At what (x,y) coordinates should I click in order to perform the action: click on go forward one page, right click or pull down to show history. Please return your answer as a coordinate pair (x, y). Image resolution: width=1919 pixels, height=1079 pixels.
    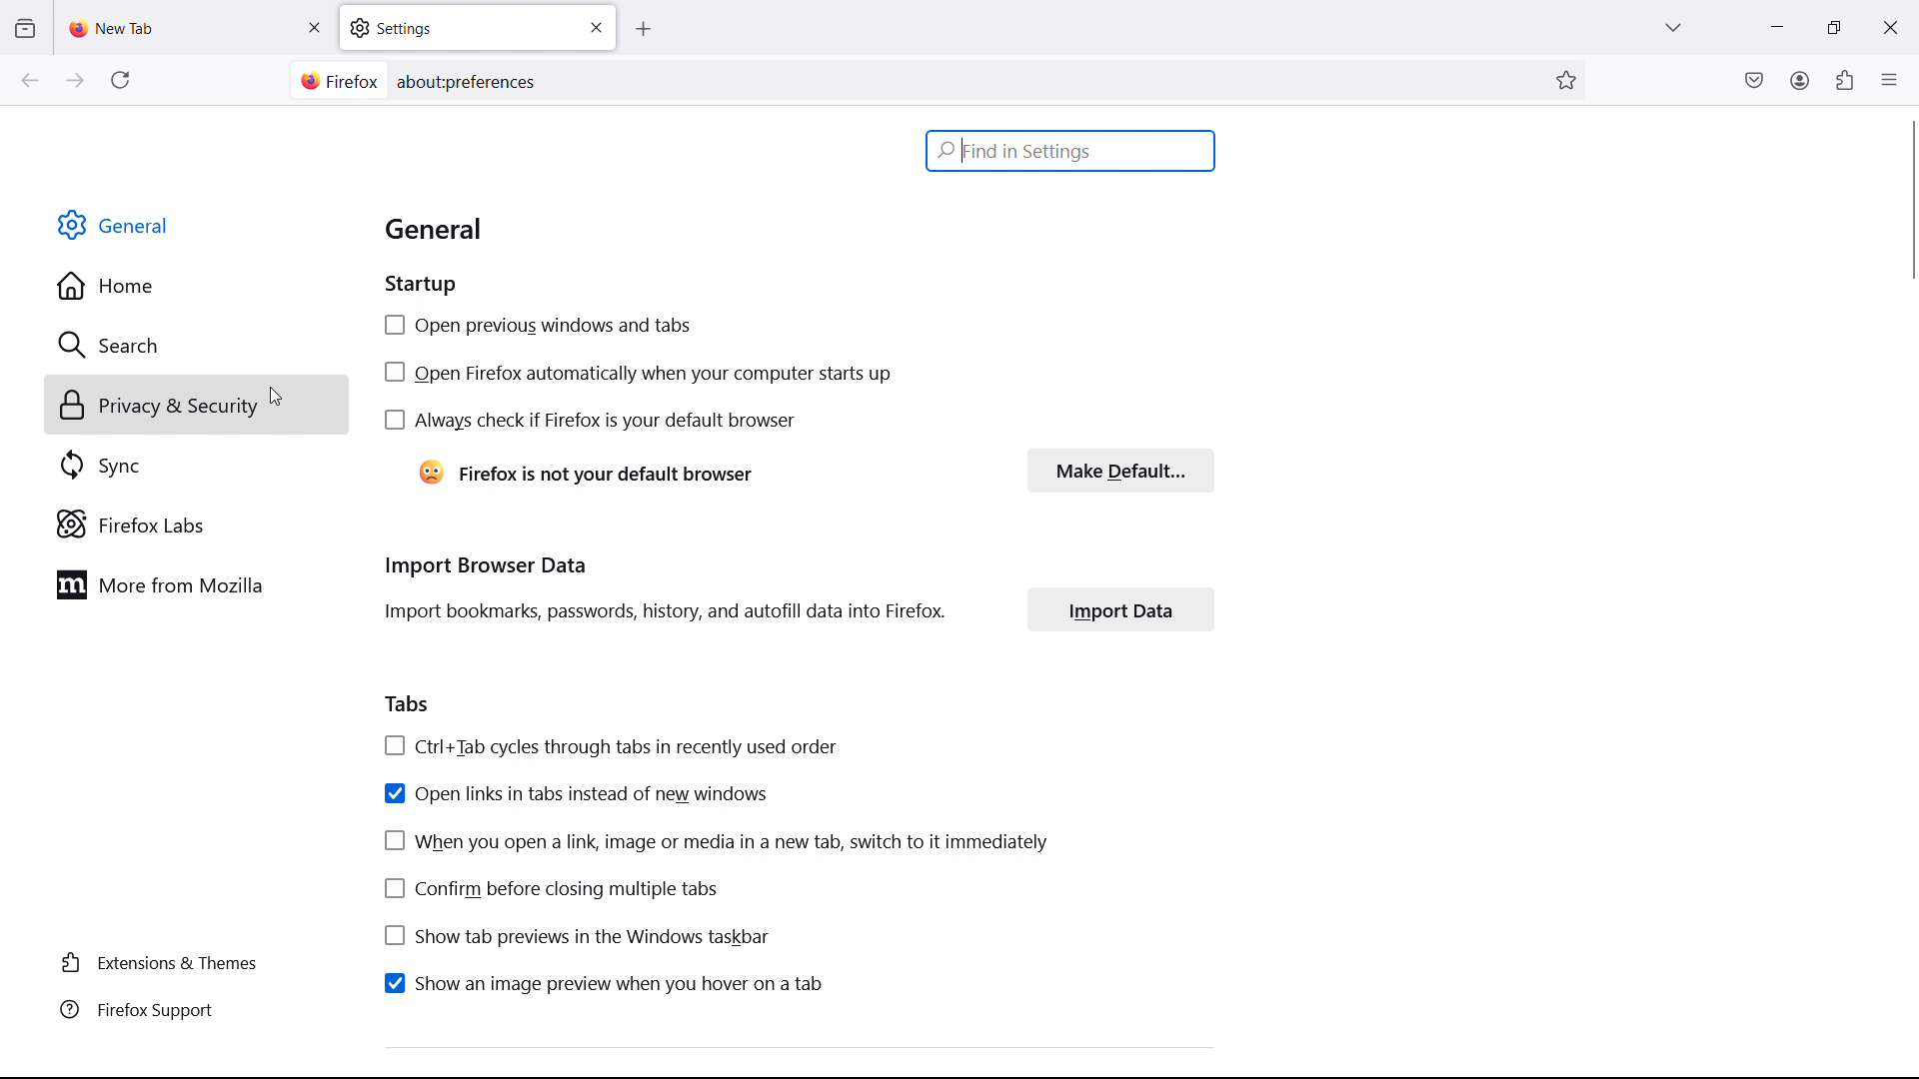
    Looking at the image, I should click on (75, 81).